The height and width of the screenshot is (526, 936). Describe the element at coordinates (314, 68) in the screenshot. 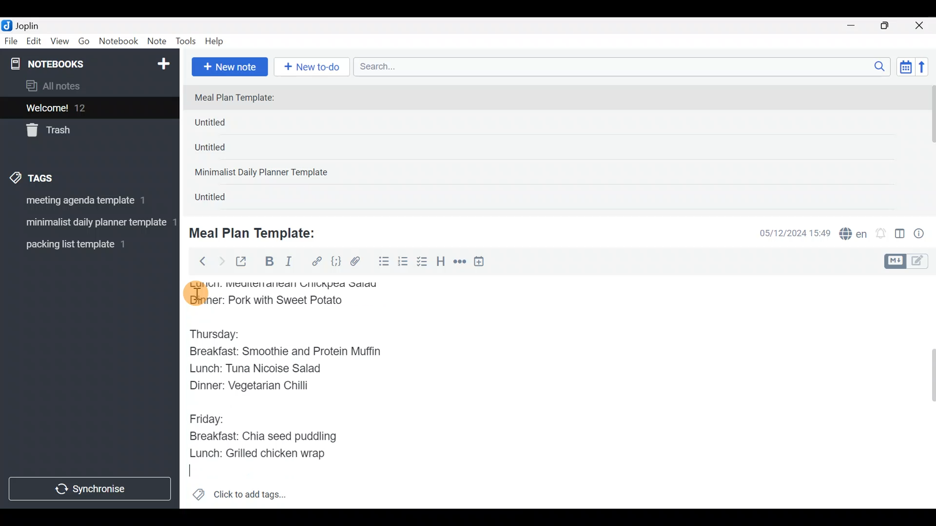

I see `New to-do` at that location.